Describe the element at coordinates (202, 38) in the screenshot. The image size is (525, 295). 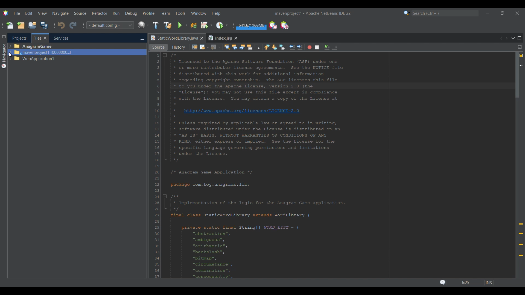
I see `Close tab` at that location.